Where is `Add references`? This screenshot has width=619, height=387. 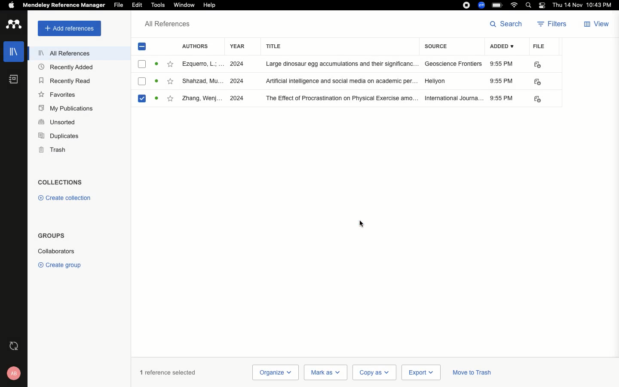
Add references is located at coordinates (69, 28).